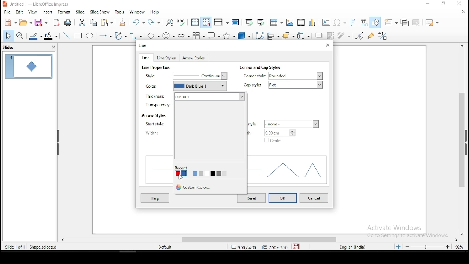 The image size is (469, 264). What do you see at coordinates (108, 23) in the screenshot?
I see `paste` at bounding box center [108, 23].